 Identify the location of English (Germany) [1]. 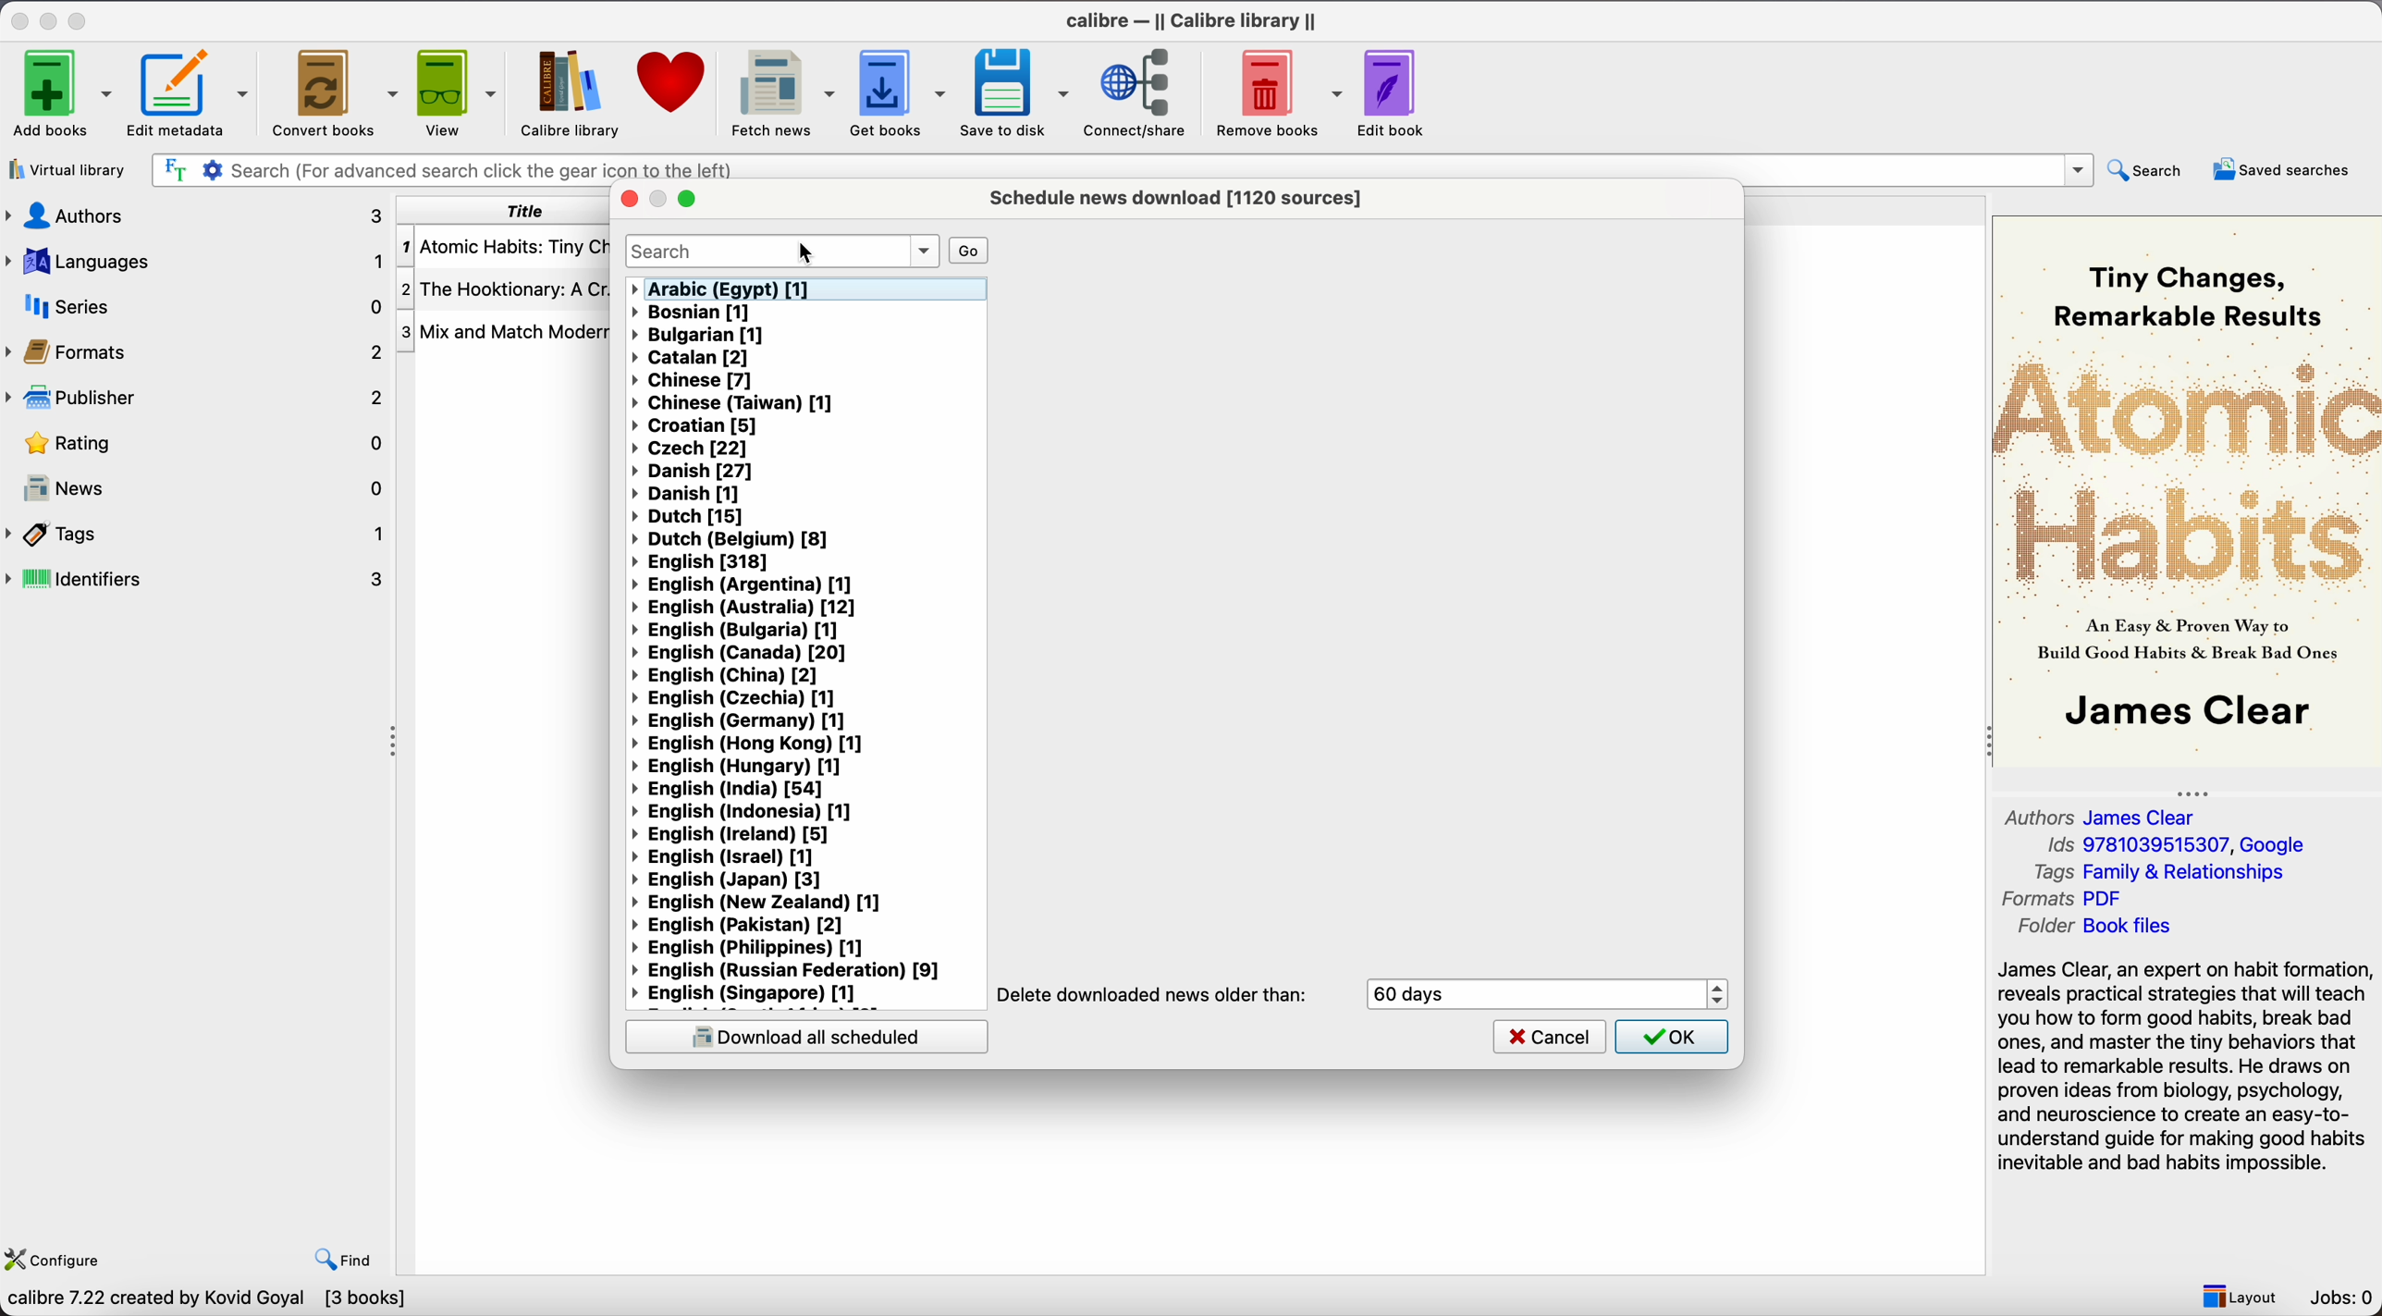
(743, 722).